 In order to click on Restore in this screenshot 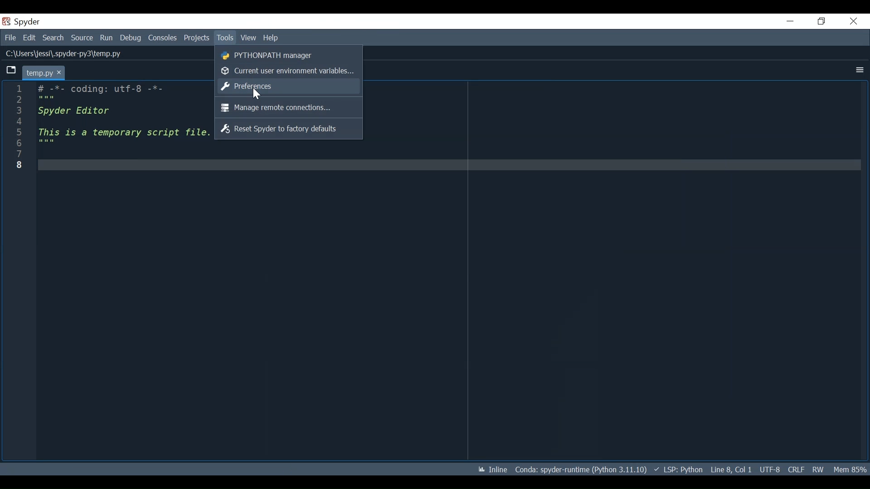, I will do `click(821, 22)`.